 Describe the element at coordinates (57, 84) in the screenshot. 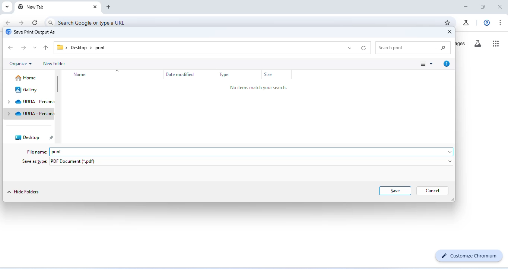

I see `vertical scroll bar` at that location.